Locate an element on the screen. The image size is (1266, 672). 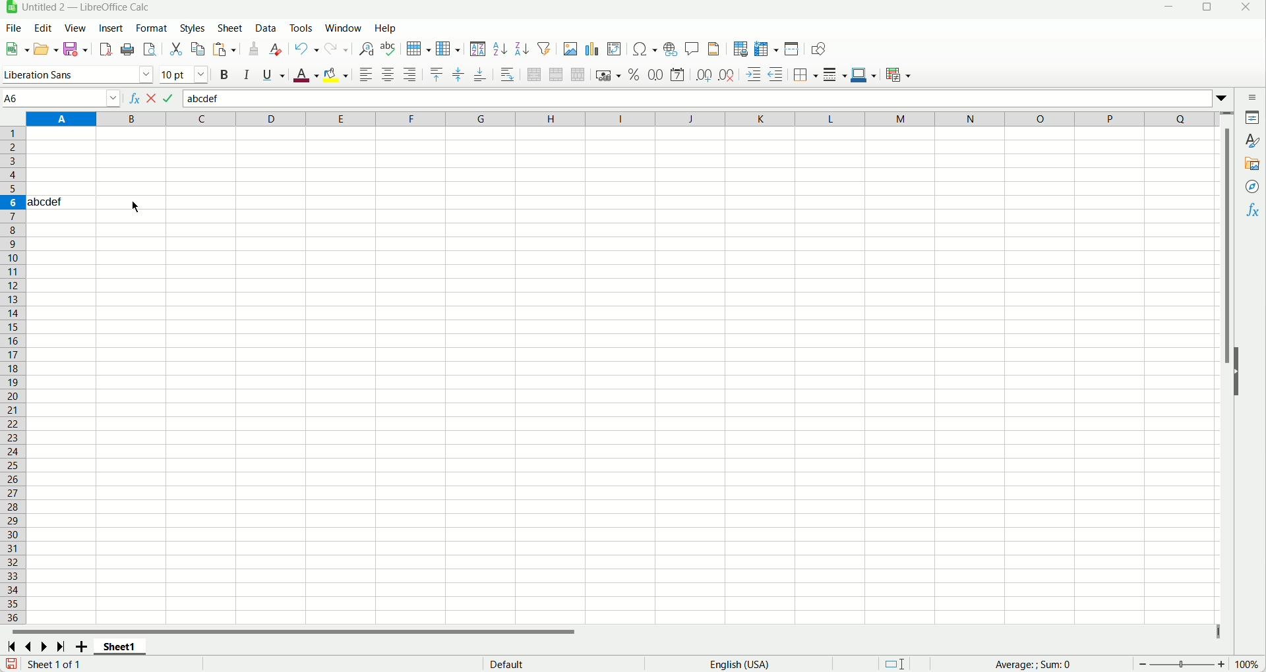
rows is located at coordinates (13, 376).